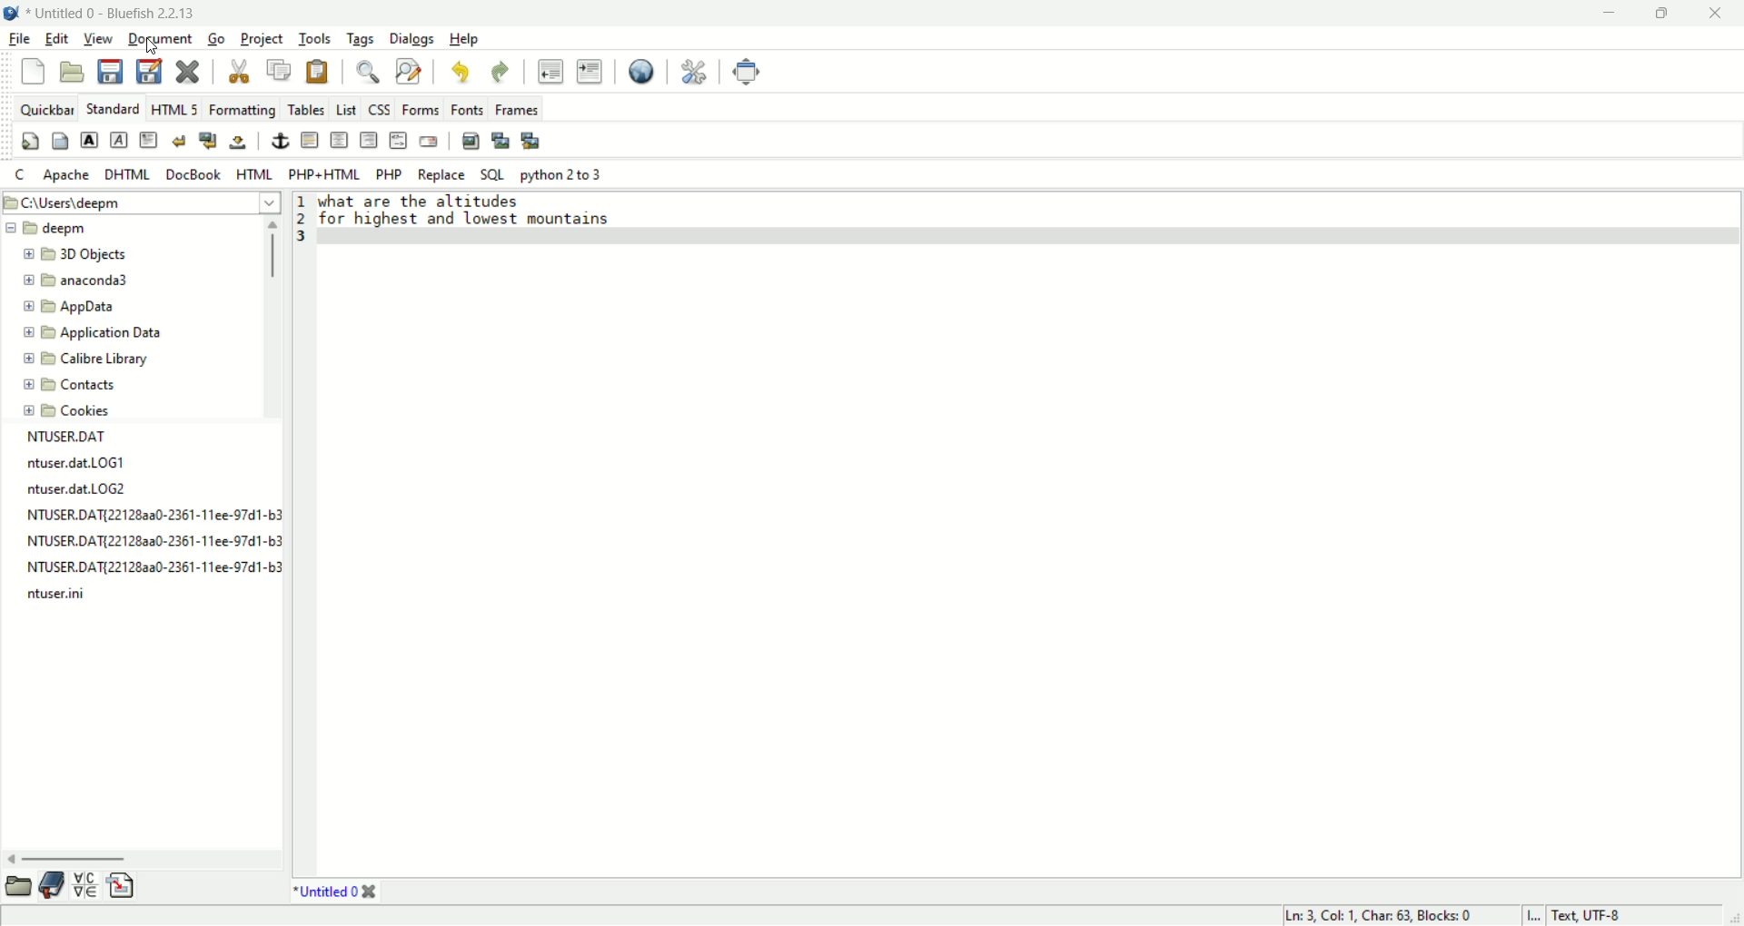 Image resolution: width=1744 pixels, height=926 pixels. What do you see at coordinates (329, 892) in the screenshot?
I see `title` at bounding box center [329, 892].